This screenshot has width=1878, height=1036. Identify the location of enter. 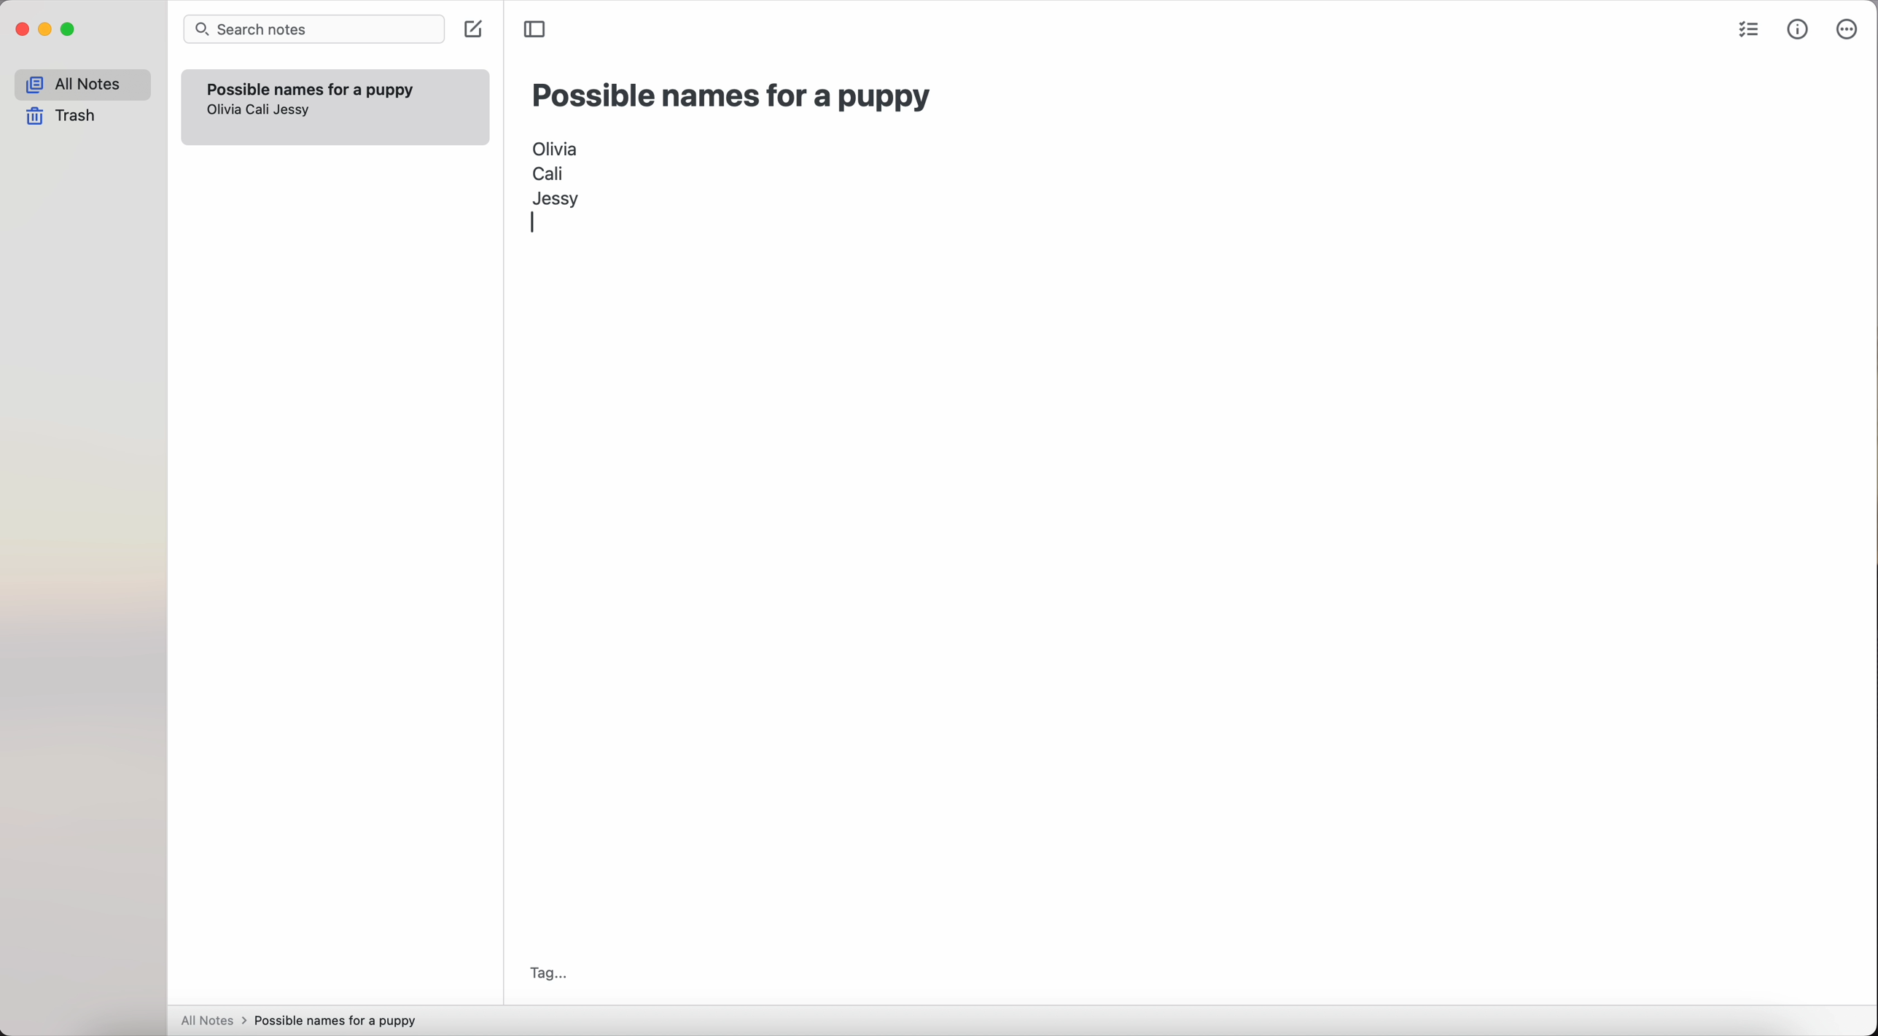
(532, 223).